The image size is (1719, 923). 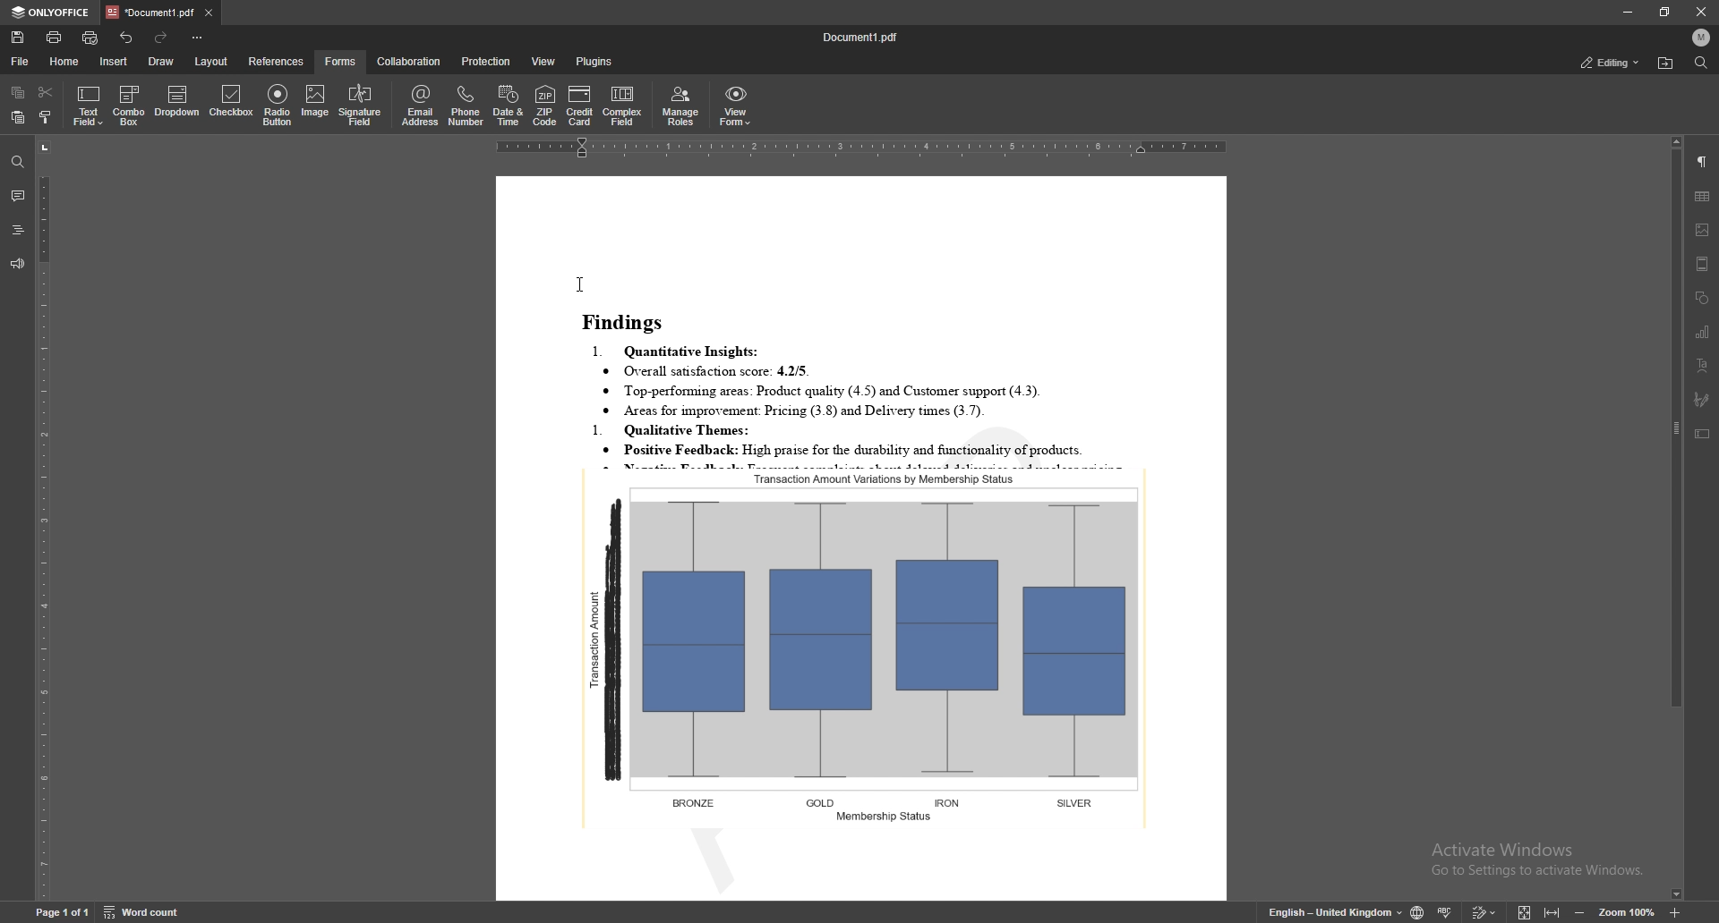 I want to click on zip code, so click(x=545, y=106).